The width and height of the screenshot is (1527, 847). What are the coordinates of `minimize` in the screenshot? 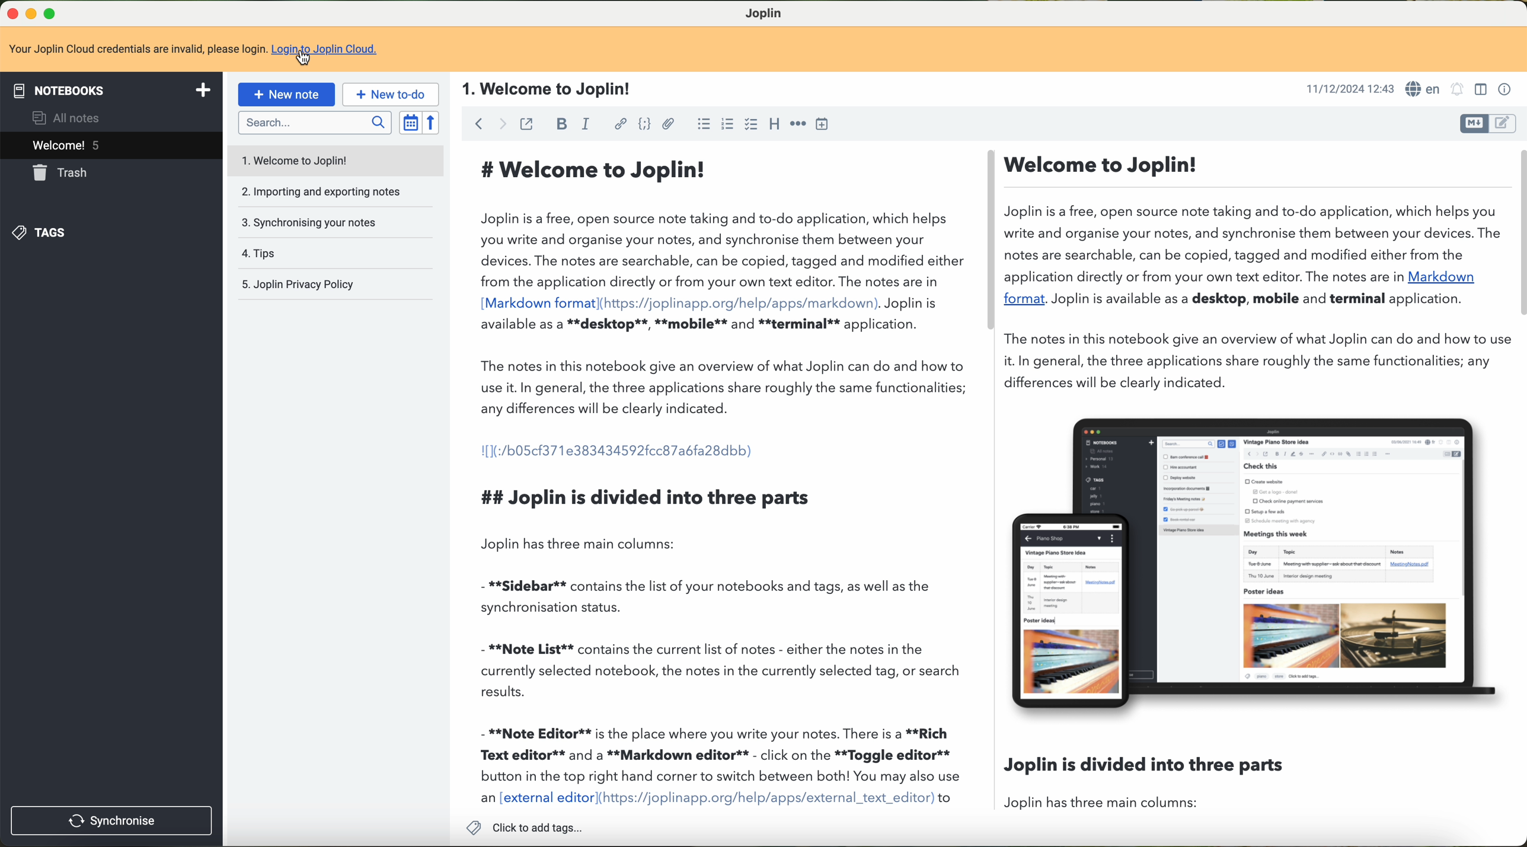 It's located at (31, 15).